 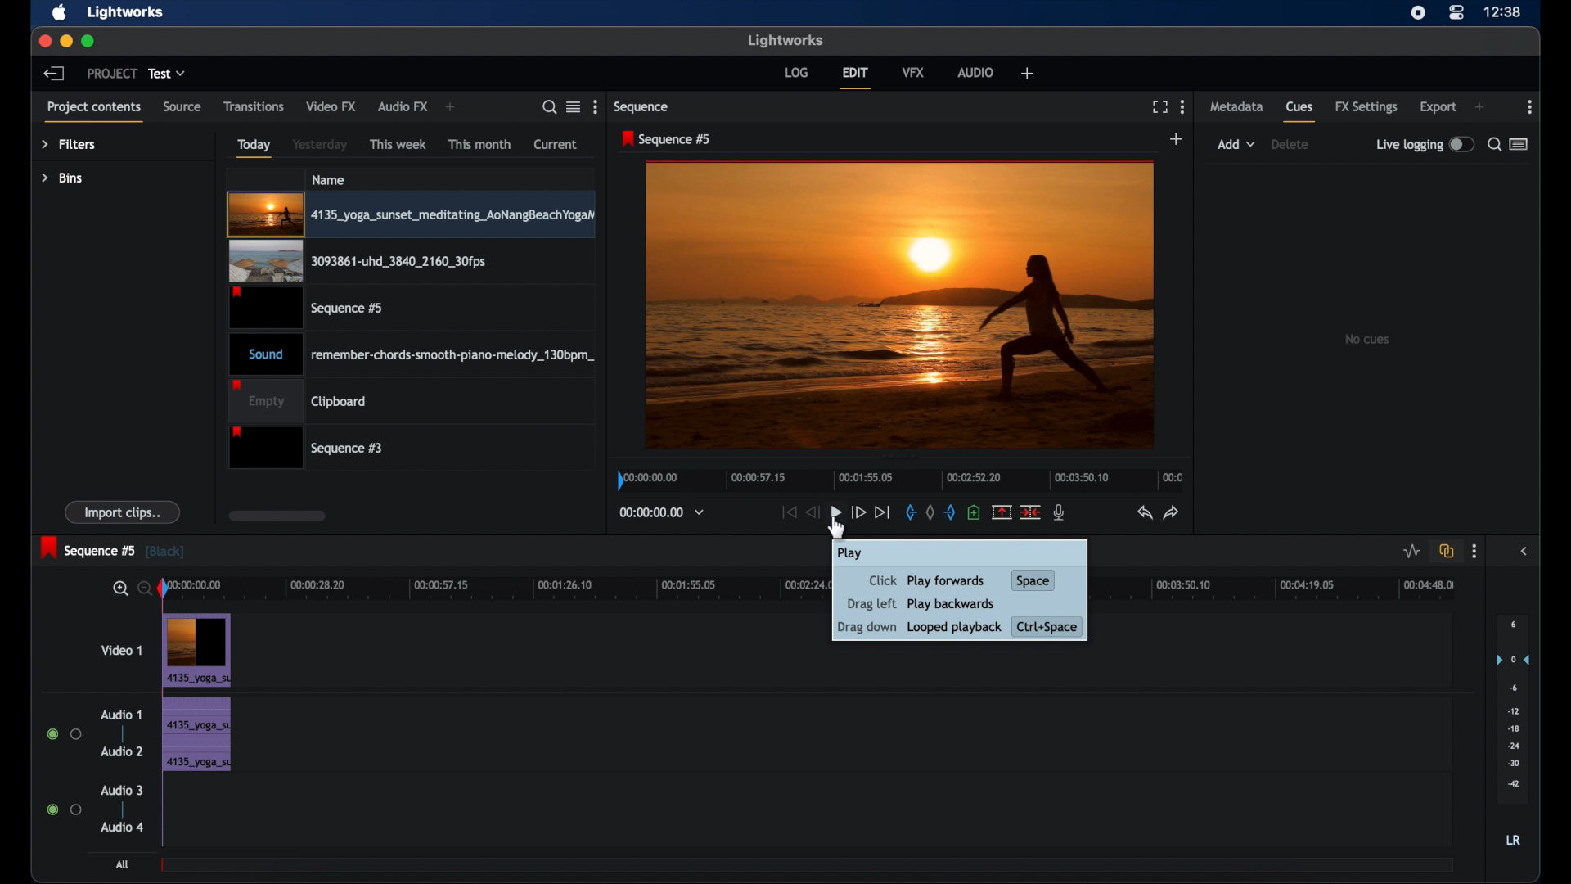 What do you see at coordinates (1159, 106) in the screenshot?
I see `full screen` at bounding box center [1159, 106].